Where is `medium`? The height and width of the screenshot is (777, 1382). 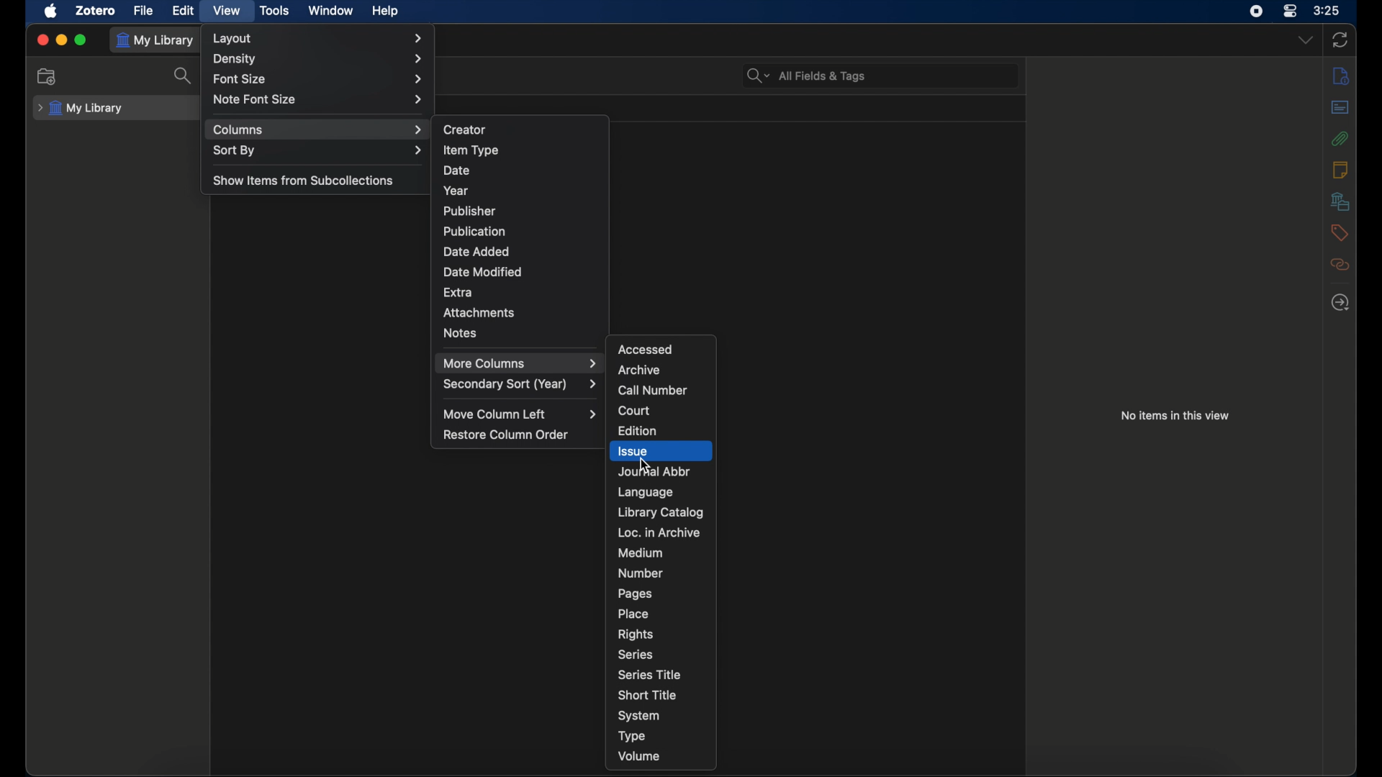
medium is located at coordinates (640, 553).